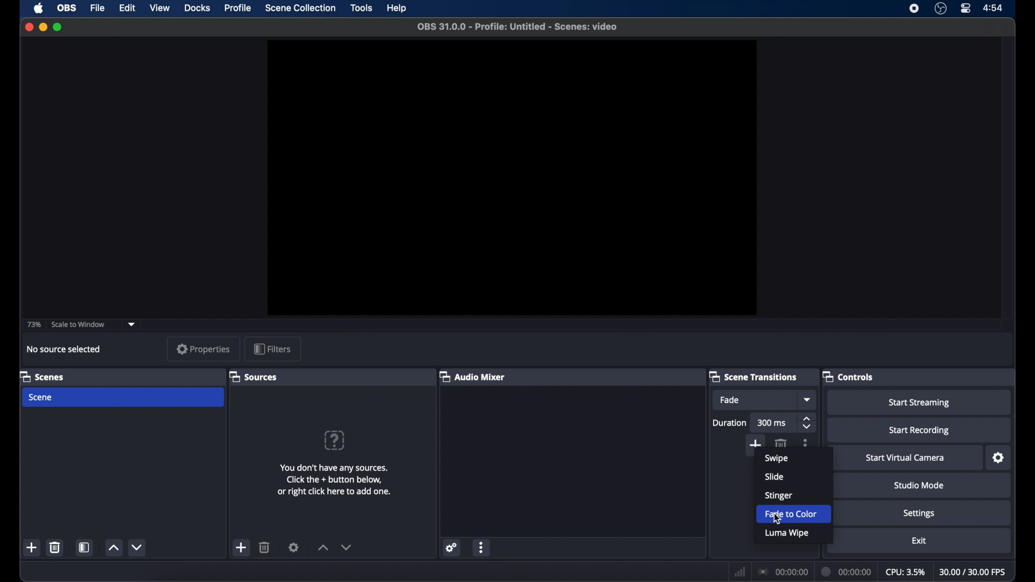 This screenshot has height=582, width=1035. What do you see at coordinates (334, 480) in the screenshot?
I see `info` at bounding box center [334, 480].